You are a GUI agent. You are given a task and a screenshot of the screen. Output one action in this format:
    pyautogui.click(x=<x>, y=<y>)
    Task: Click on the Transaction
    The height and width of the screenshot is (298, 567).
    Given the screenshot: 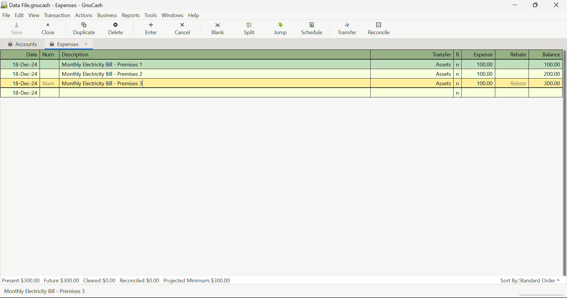 What is the action you would take?
    pyautogui.click(x=57, y=16)
    